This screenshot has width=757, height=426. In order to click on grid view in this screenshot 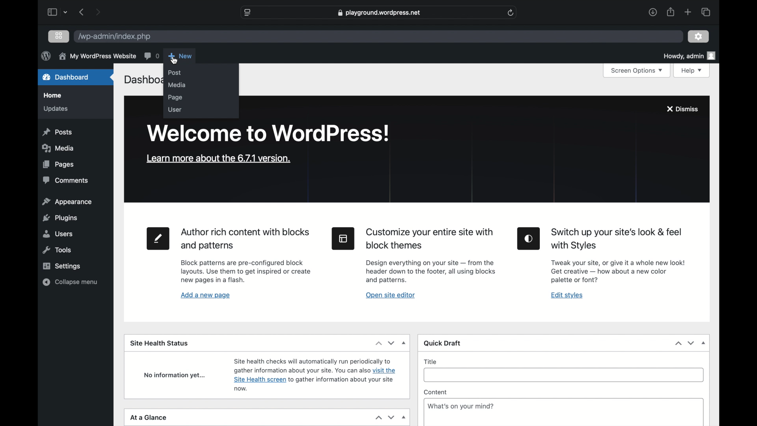, I will do `click(58, 35)`.